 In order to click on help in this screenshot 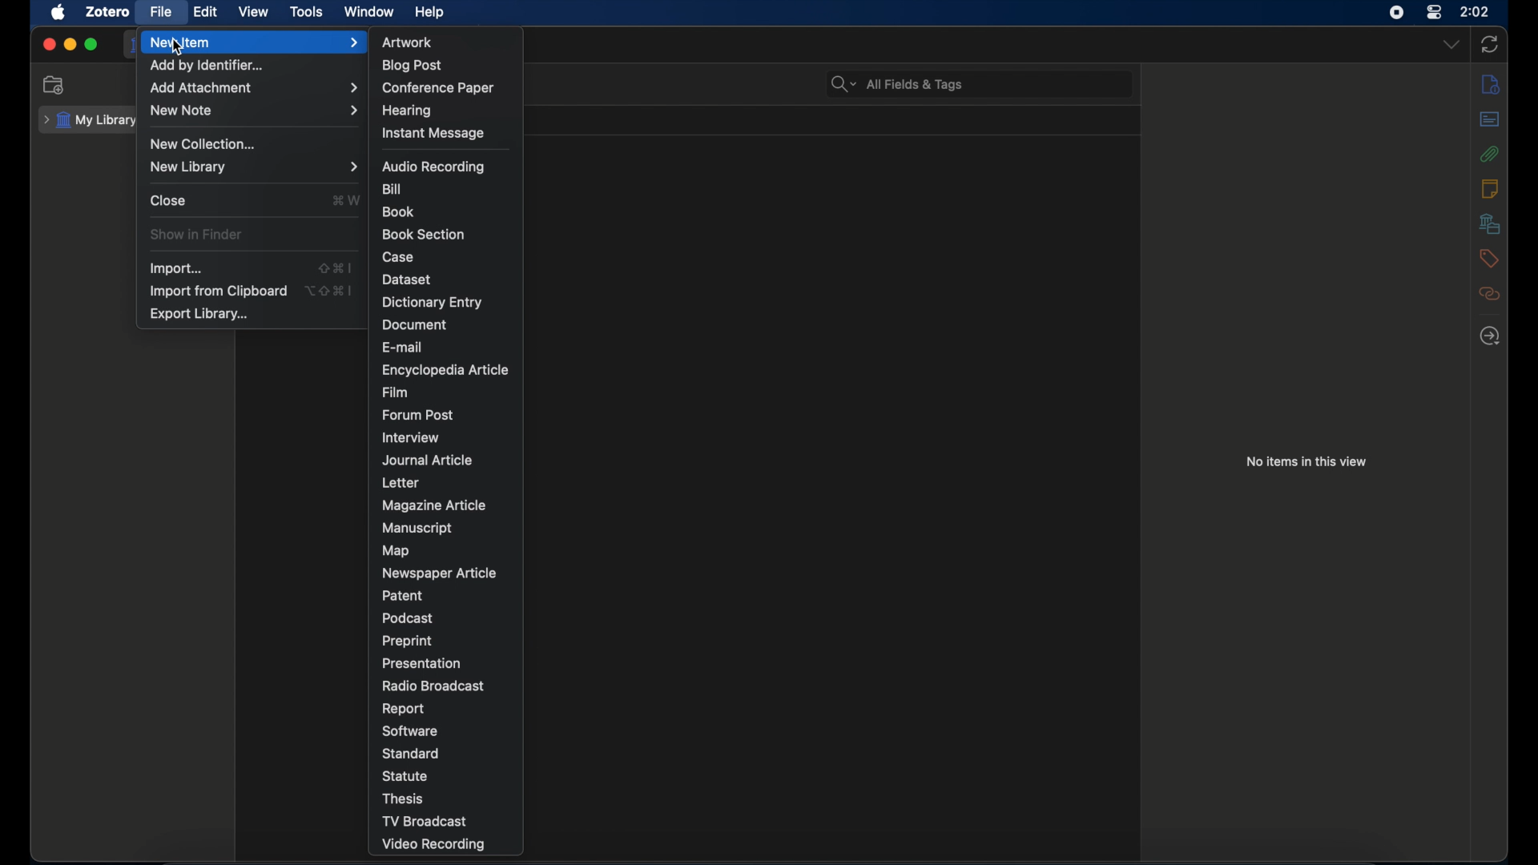, I will do `click(429, 13)`.